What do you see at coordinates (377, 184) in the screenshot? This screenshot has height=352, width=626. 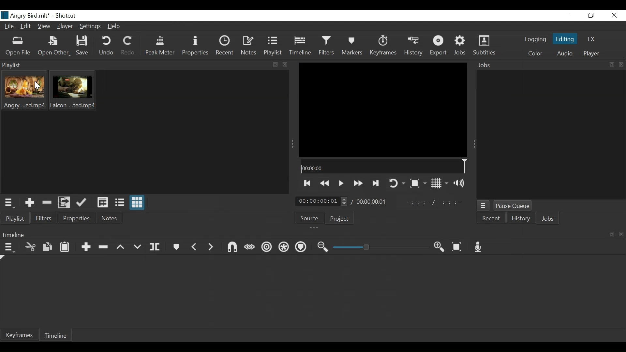 I see `Skip to the next point ` at bounding box center [377, 184].